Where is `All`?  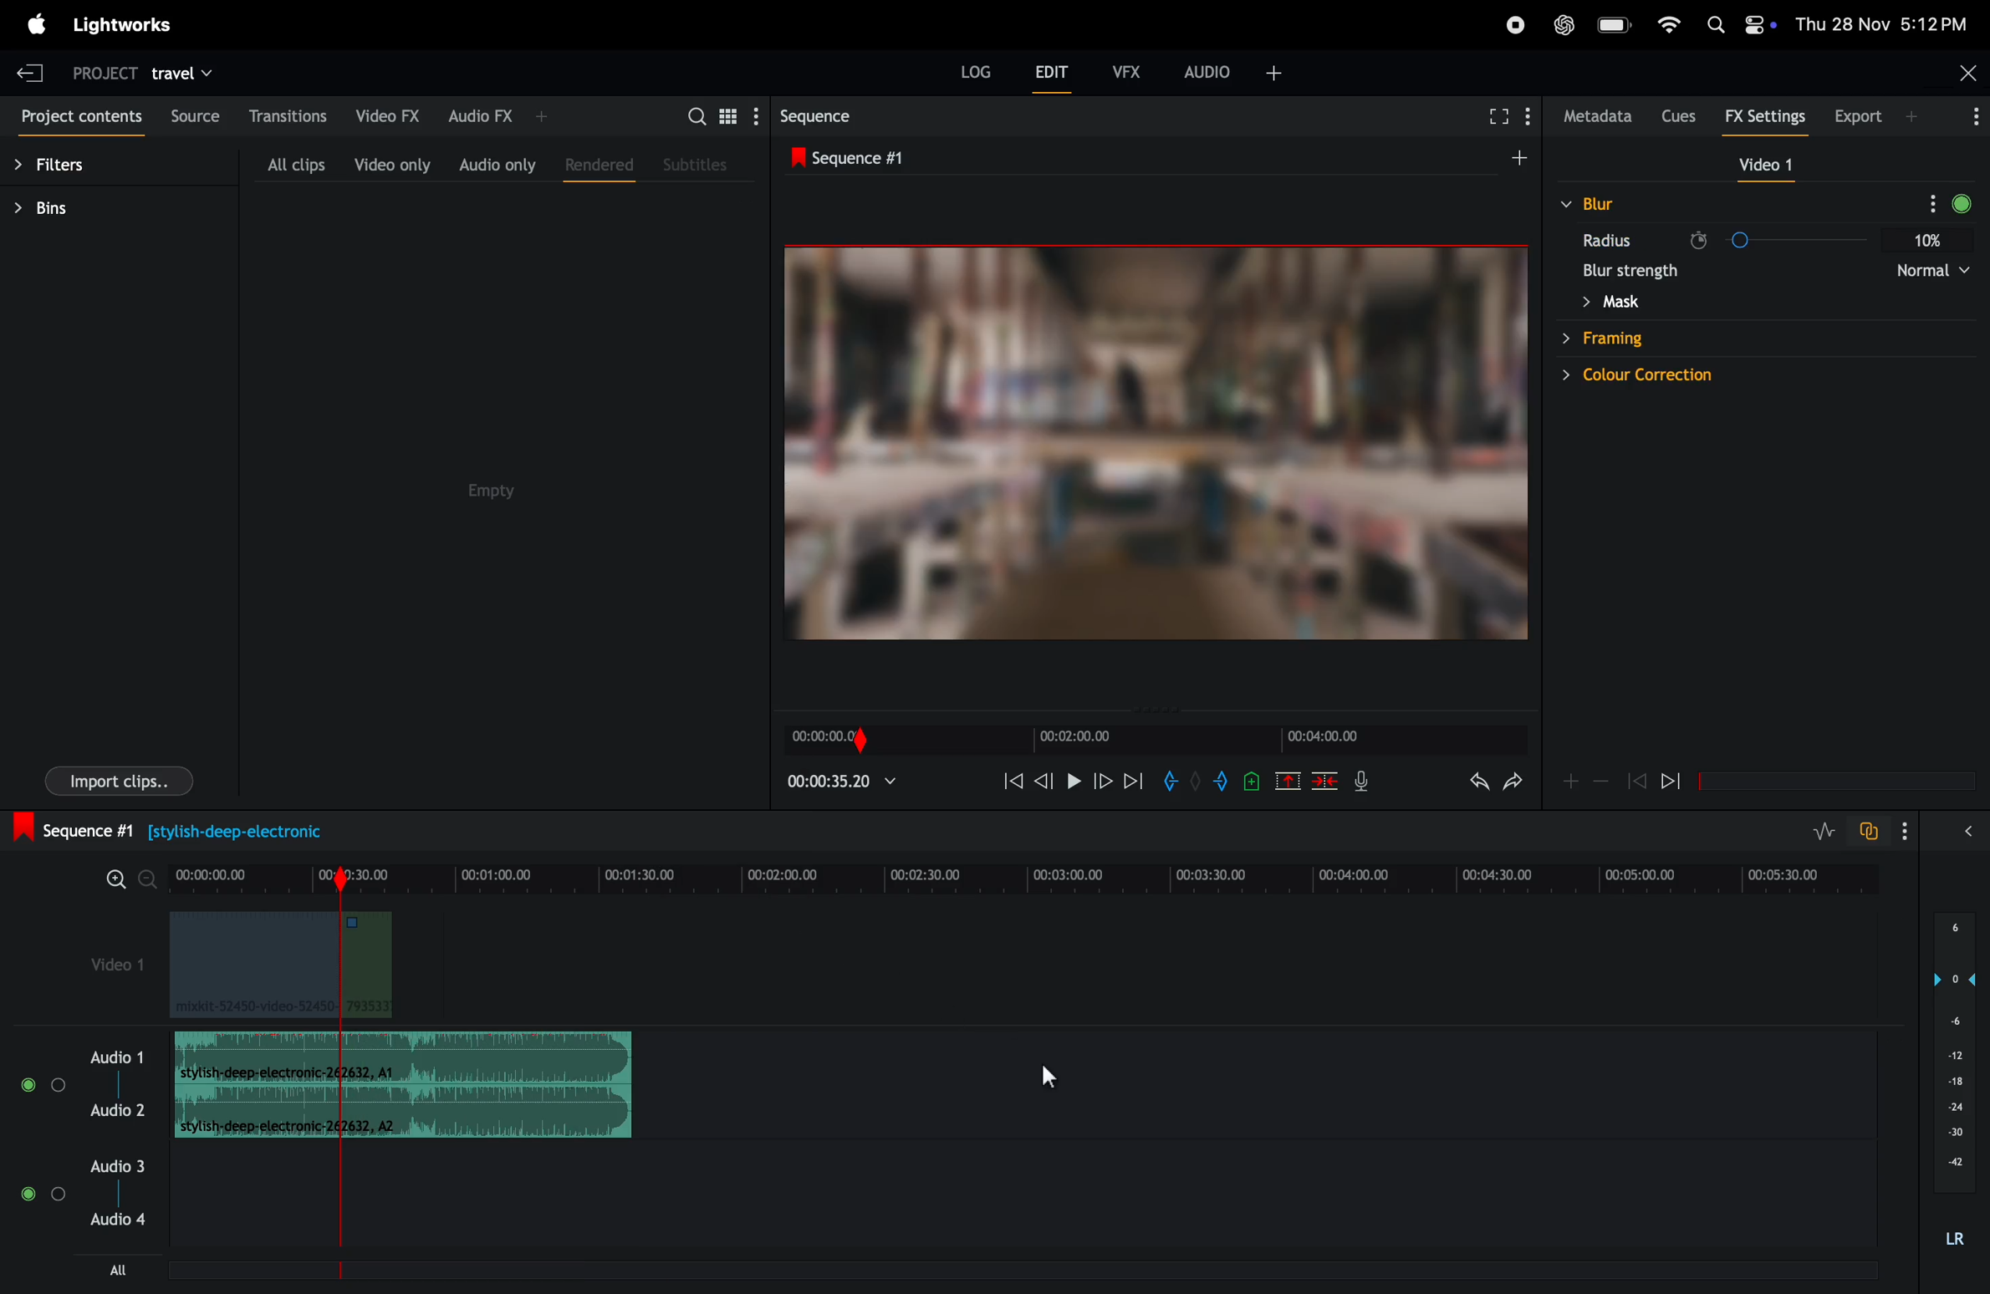 All is located at coordinates (124, 1268).